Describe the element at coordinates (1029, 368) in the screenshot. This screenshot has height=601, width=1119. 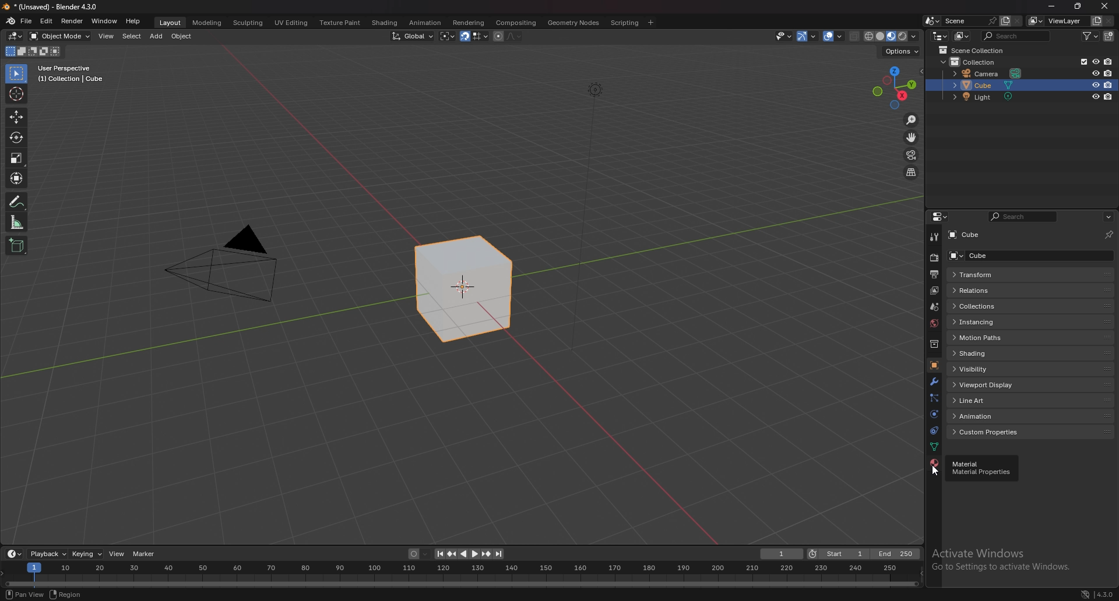
I see `visibility` at that location.